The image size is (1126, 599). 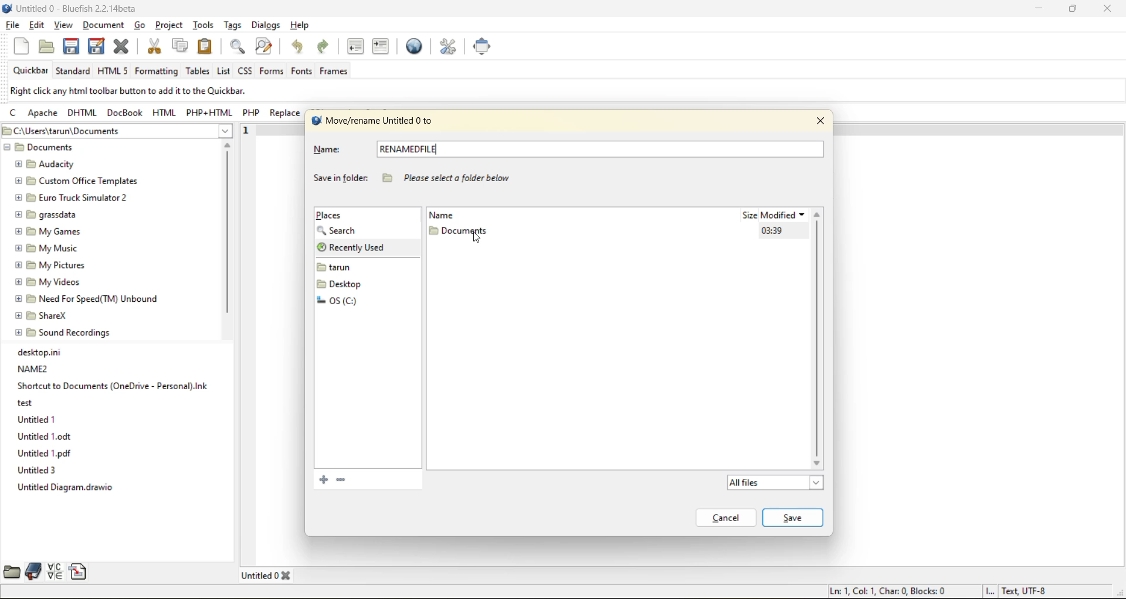 I want to click on go, so click(x=140, y=25).